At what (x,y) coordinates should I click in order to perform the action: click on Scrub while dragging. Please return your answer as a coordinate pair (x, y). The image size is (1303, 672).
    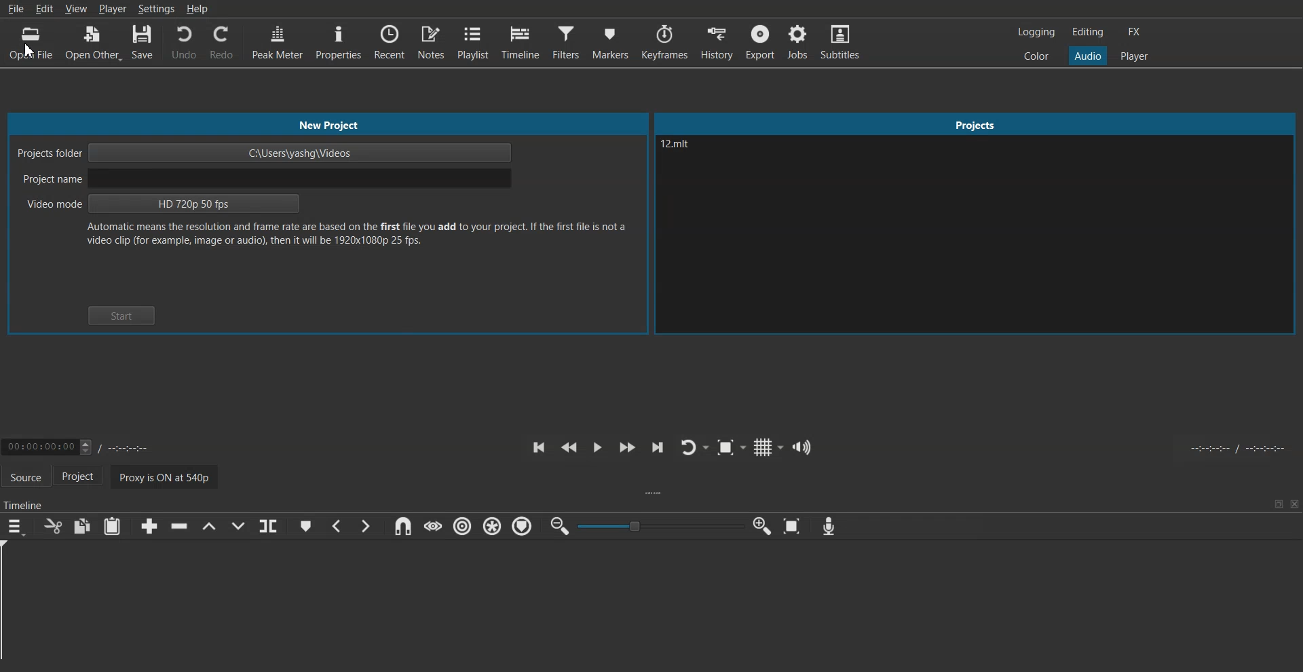
    Looking at the image, I should click on (432, 526).